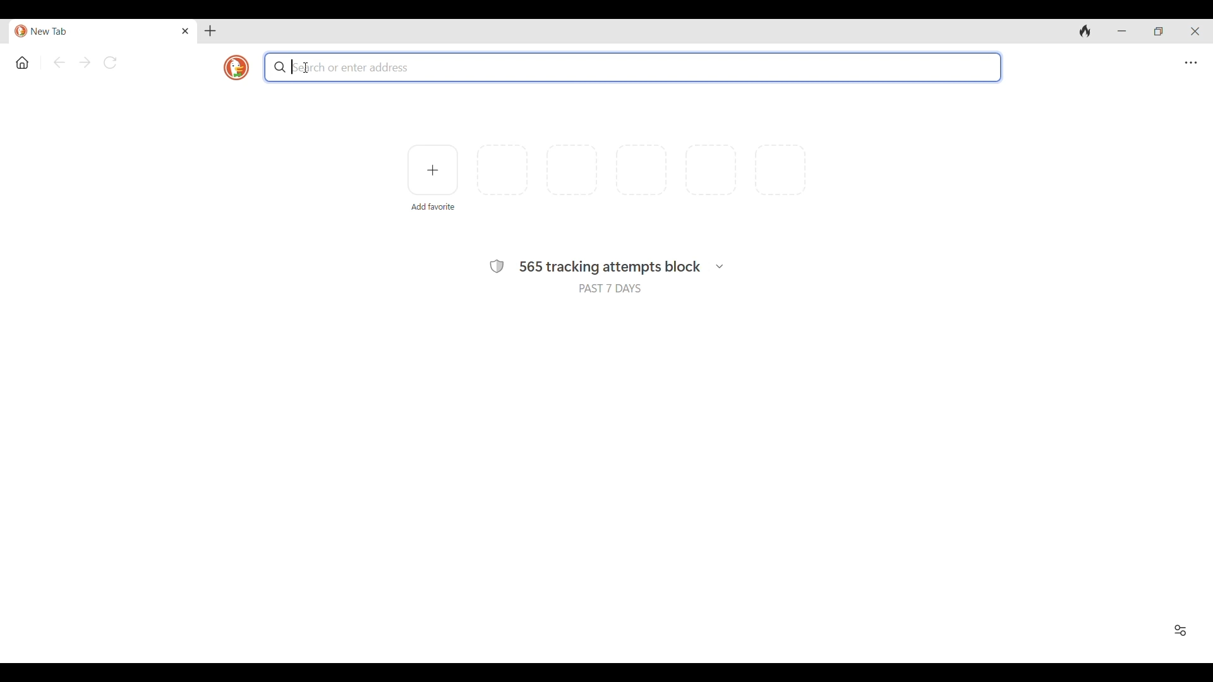 The image size is (1213, 682). I want to click on New tab, so click(94, 32).